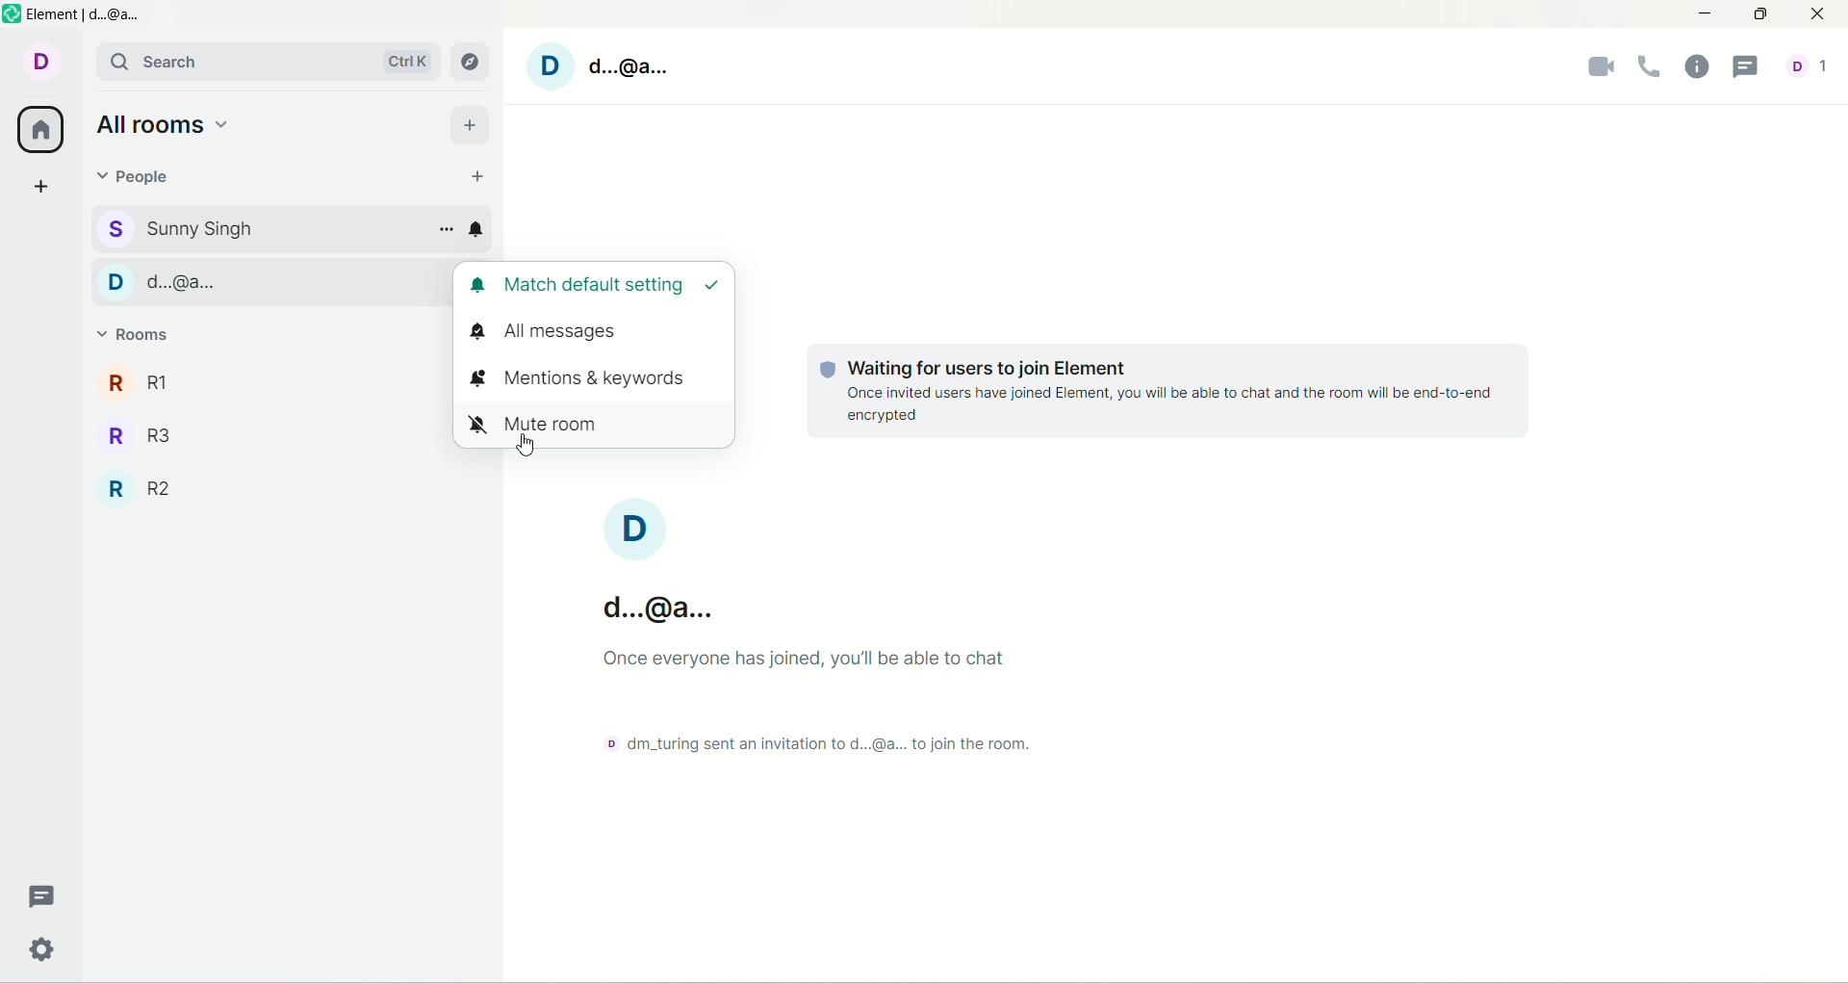 The height and width of the screenshot is (984, 1848). I want to click on R3, so click(264, 432).